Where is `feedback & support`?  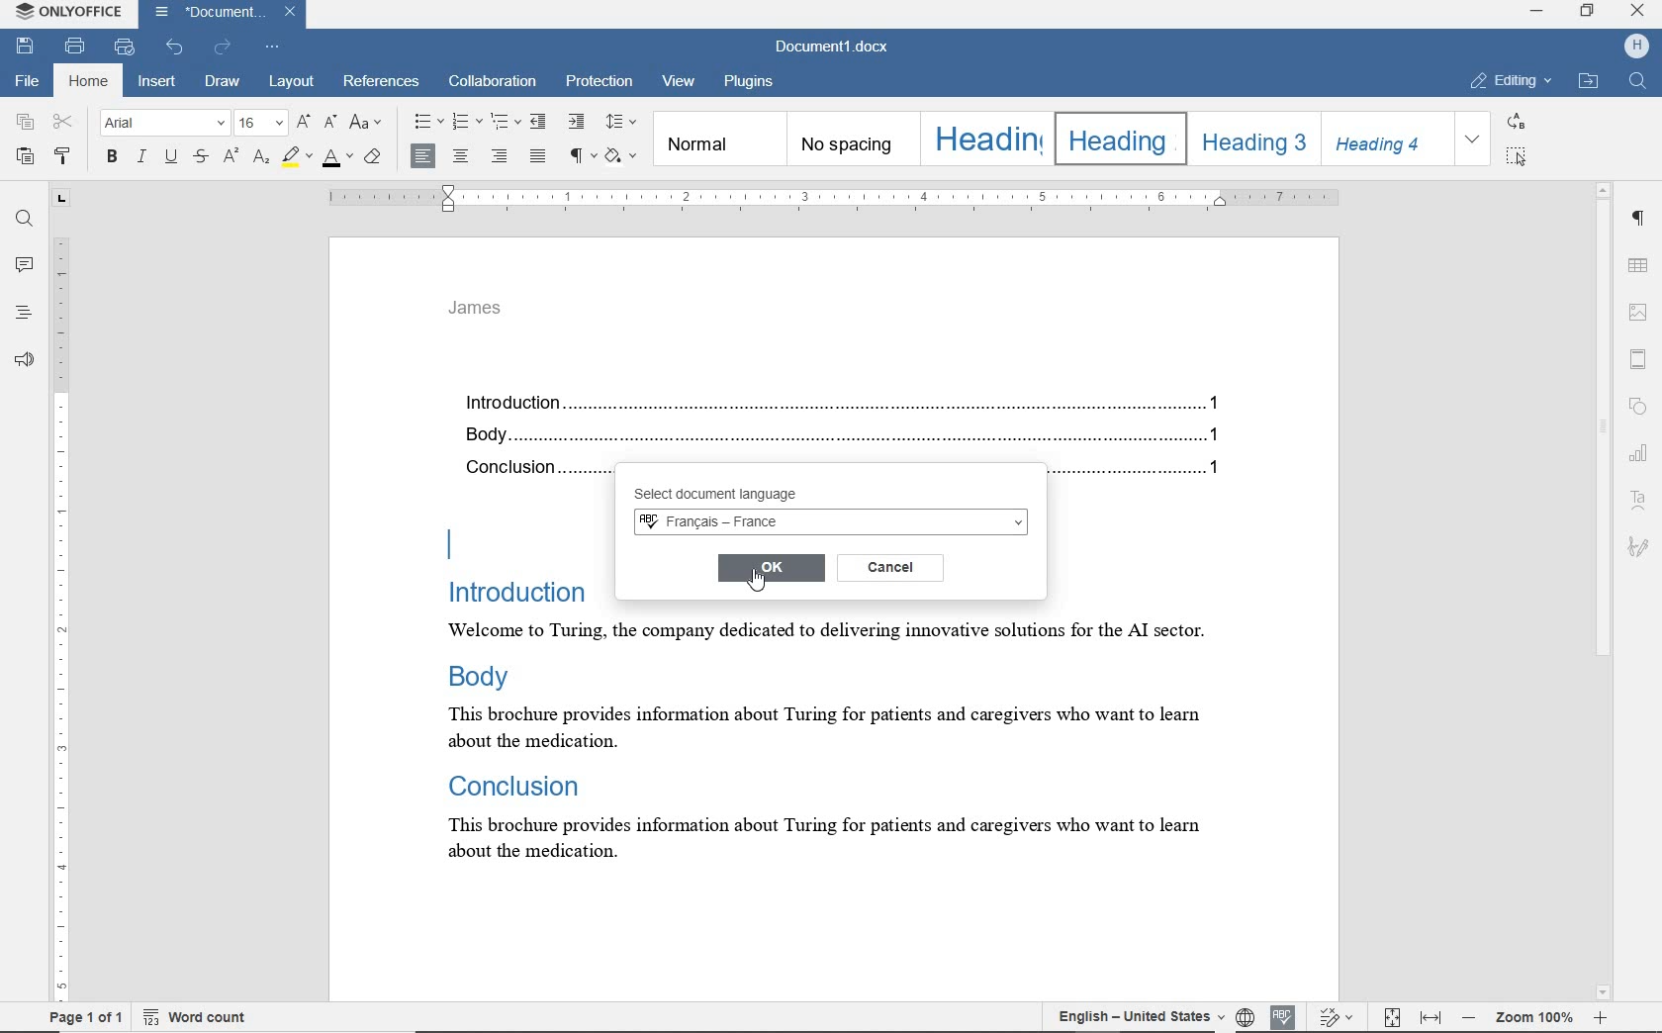
feedback & support is located at coordinates (22, 359).